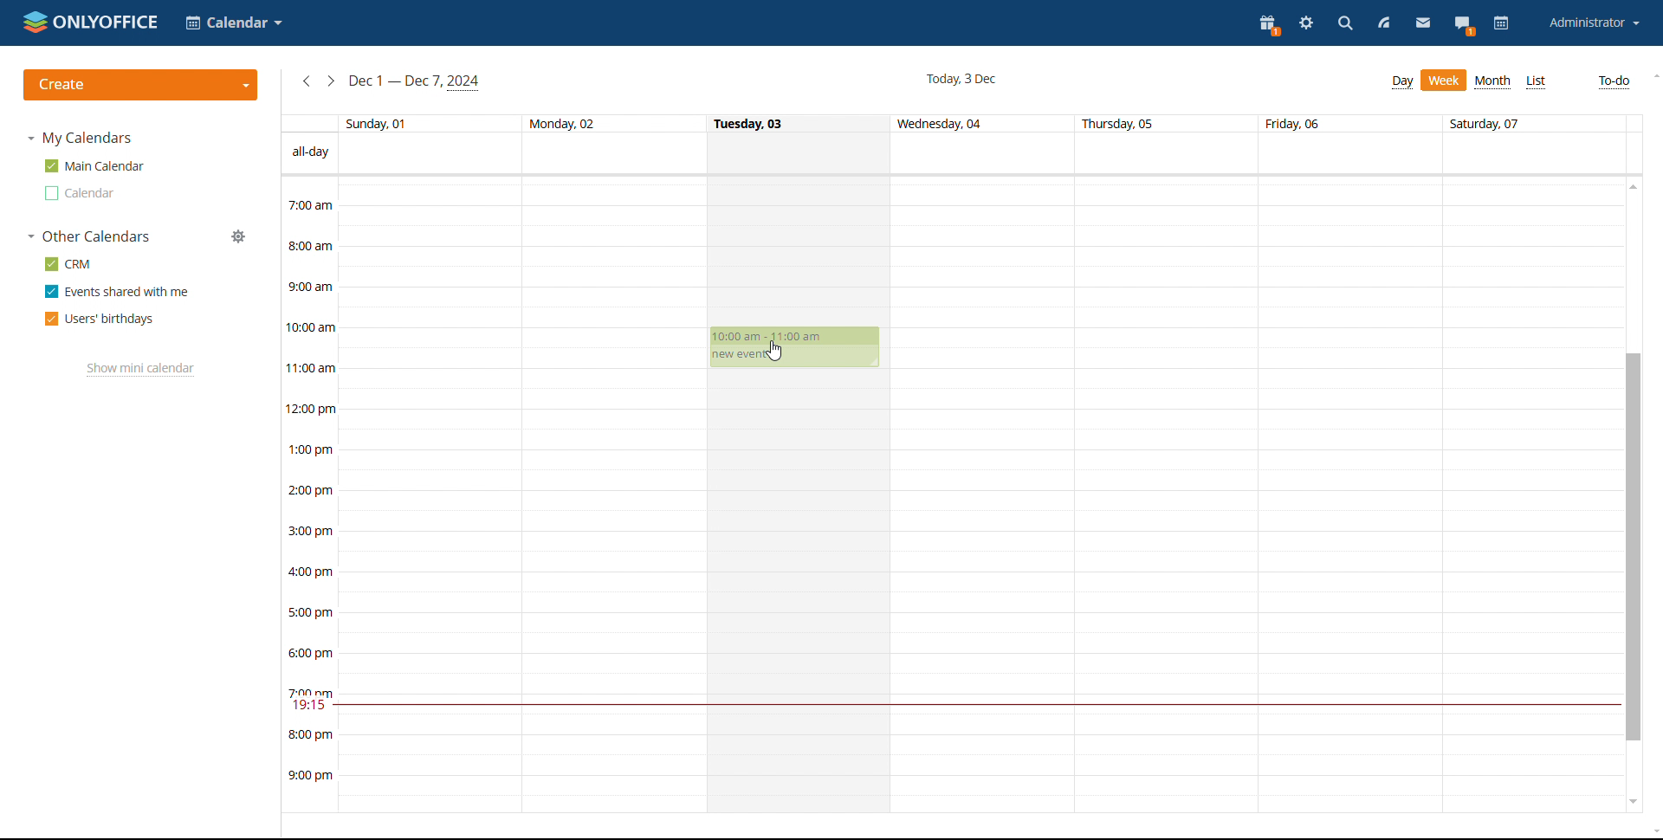 This screenshot has width=1663, height=840. Describe the element at coordinates (751, 122) in the screenshot. I see `Tuesday, 03` at that location.